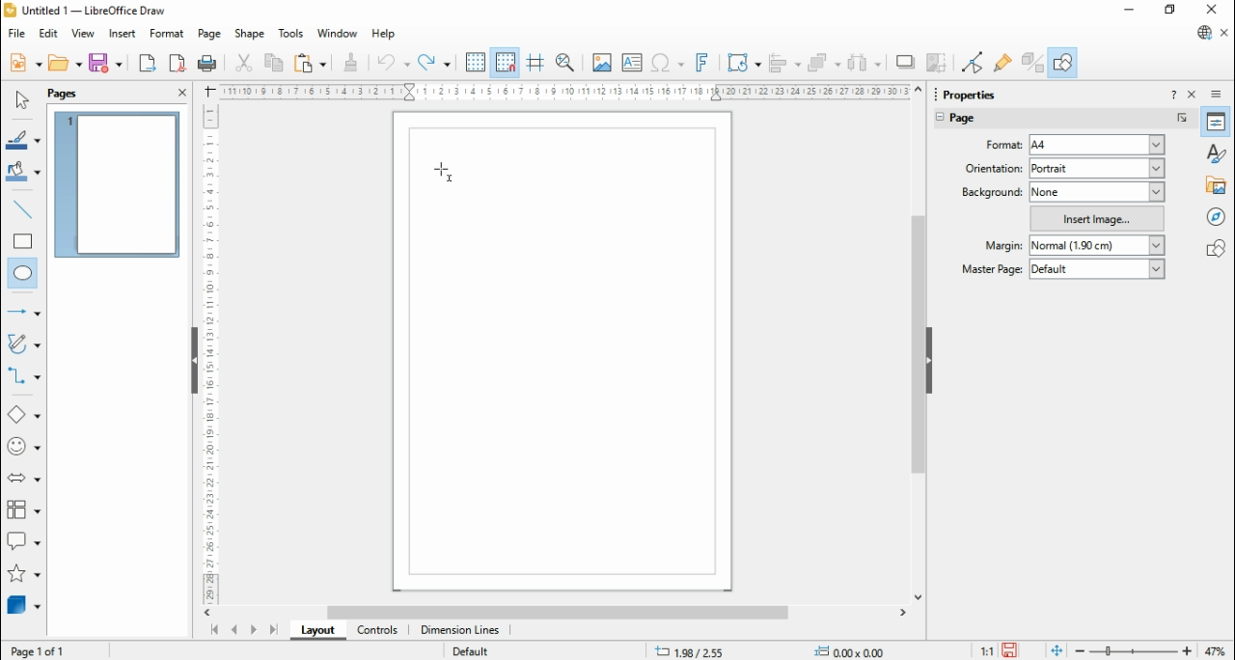 This screenshot has width=1235, height=660. I want to click on 3D Objects, so click(22, 605).